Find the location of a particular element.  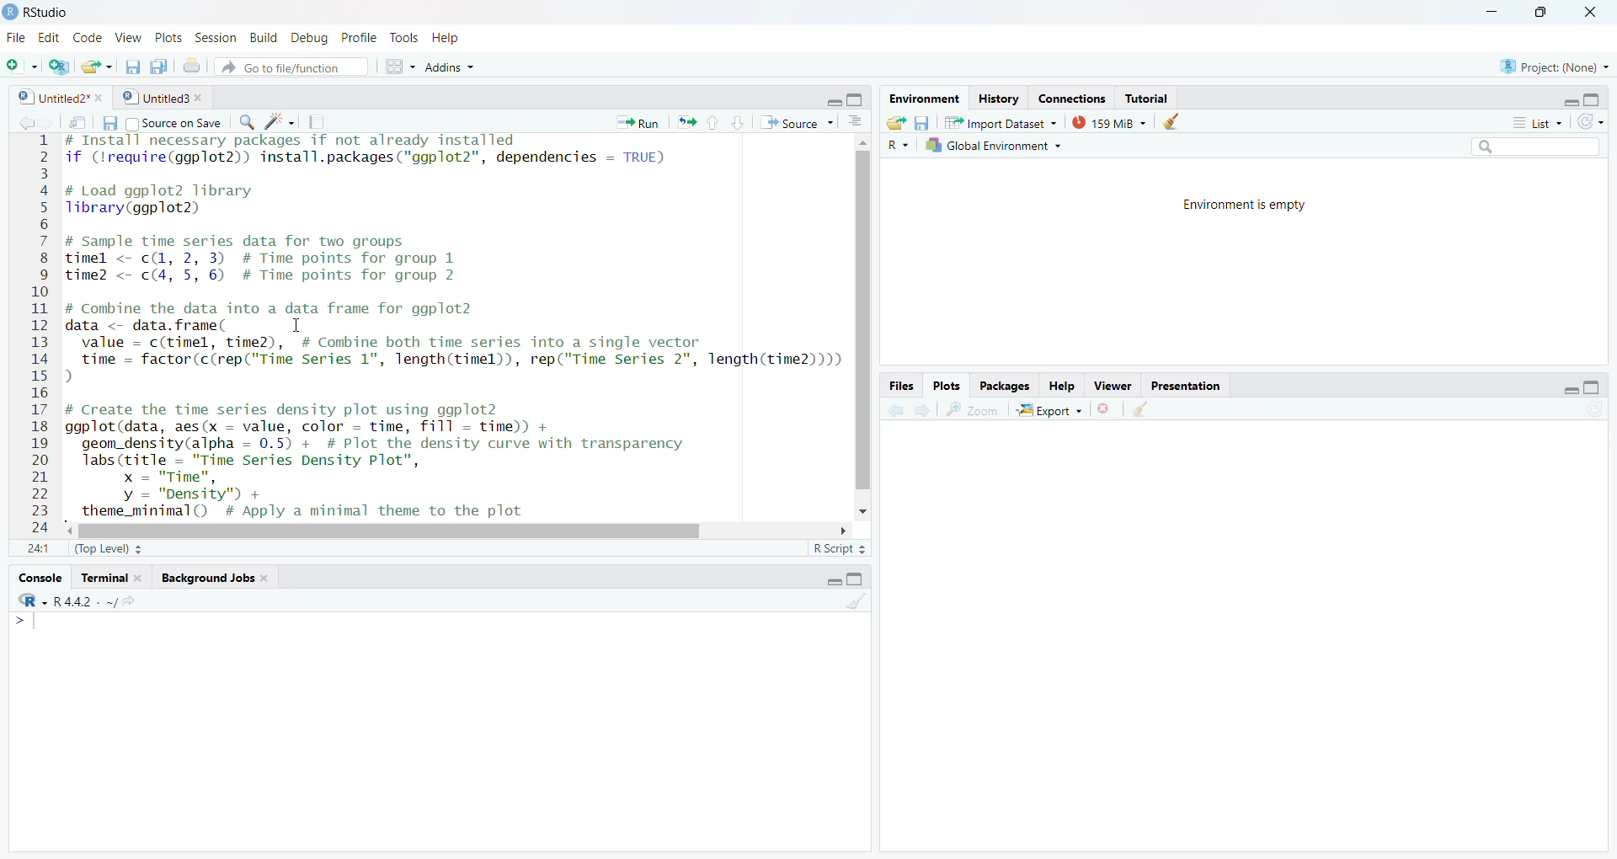

Forward is located at coordinates (45, 123).